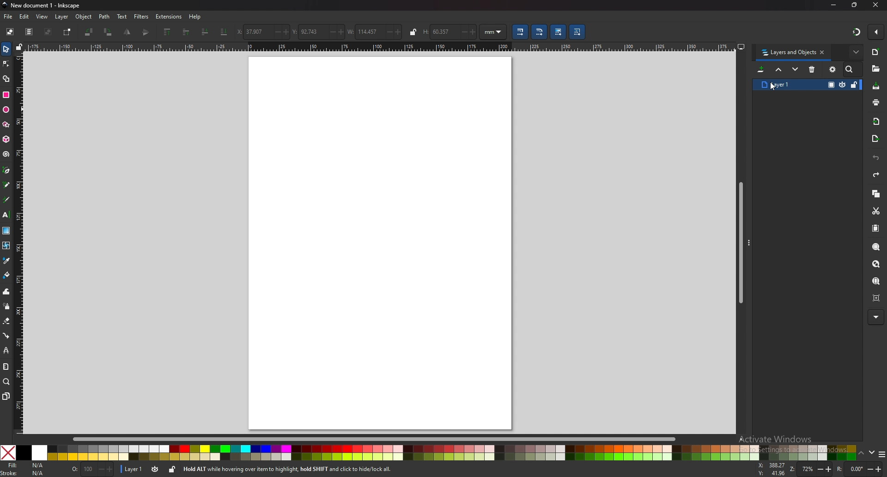 Image resolution: width=887 pixels, height=477 pixels. What do you see at coordinates (7, 322) in the screenshot?
I see `erase` at bounding box center [7, 322].